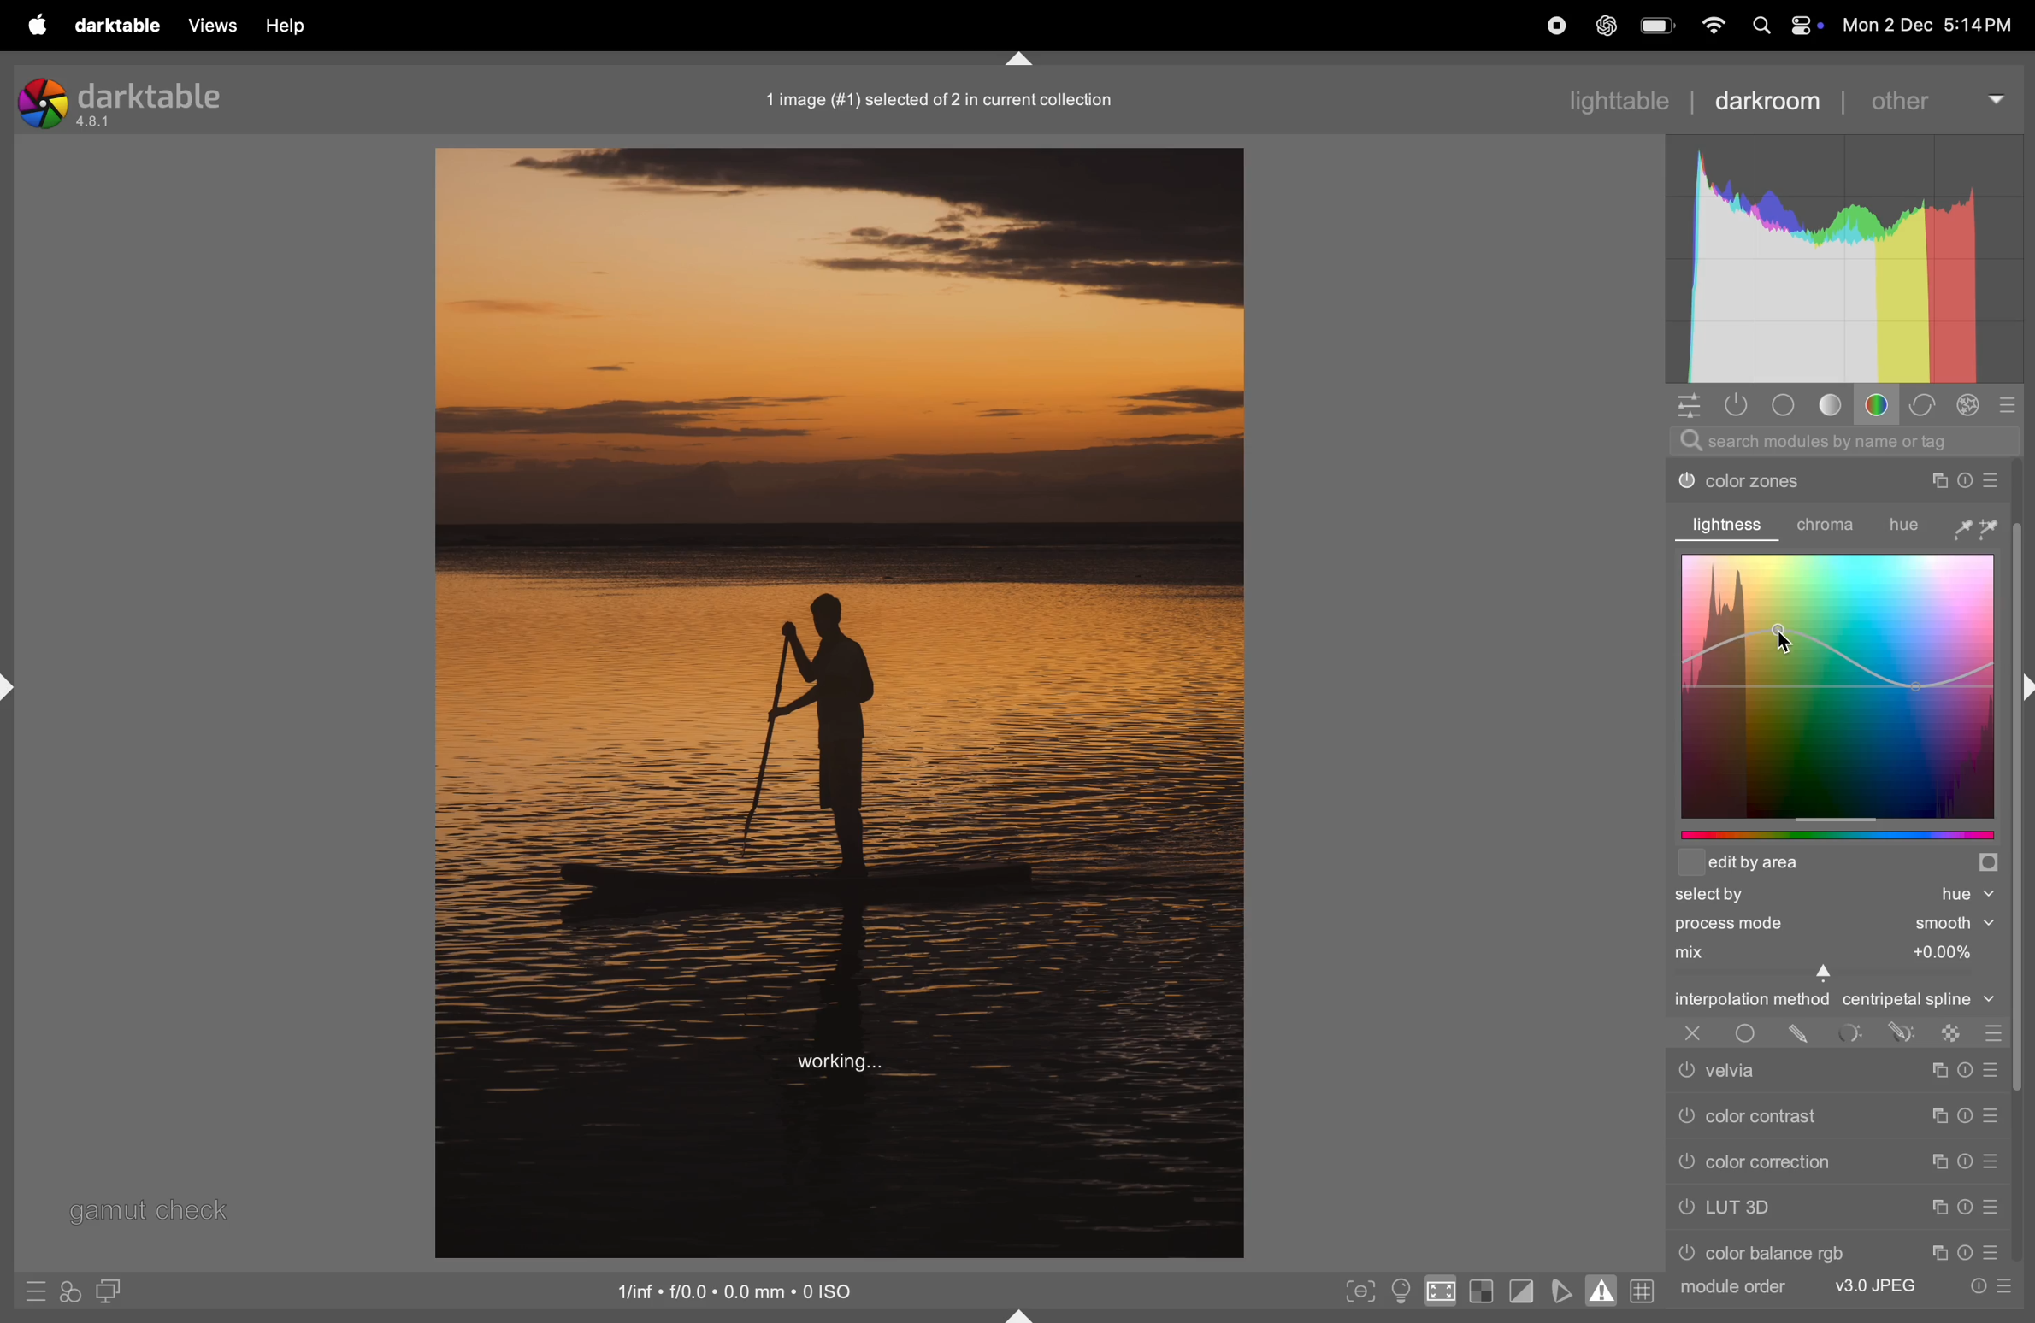  I want to click on , so click(1954, 1033).